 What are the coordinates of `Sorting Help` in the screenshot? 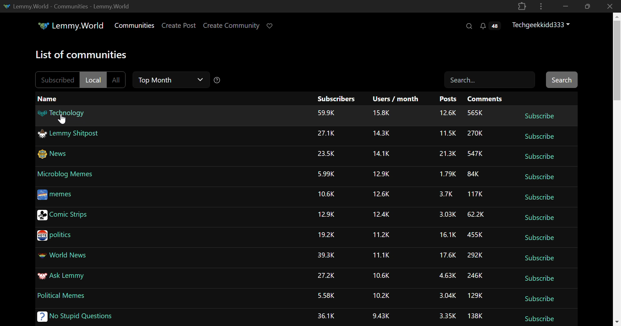 It's located at (217, 80).